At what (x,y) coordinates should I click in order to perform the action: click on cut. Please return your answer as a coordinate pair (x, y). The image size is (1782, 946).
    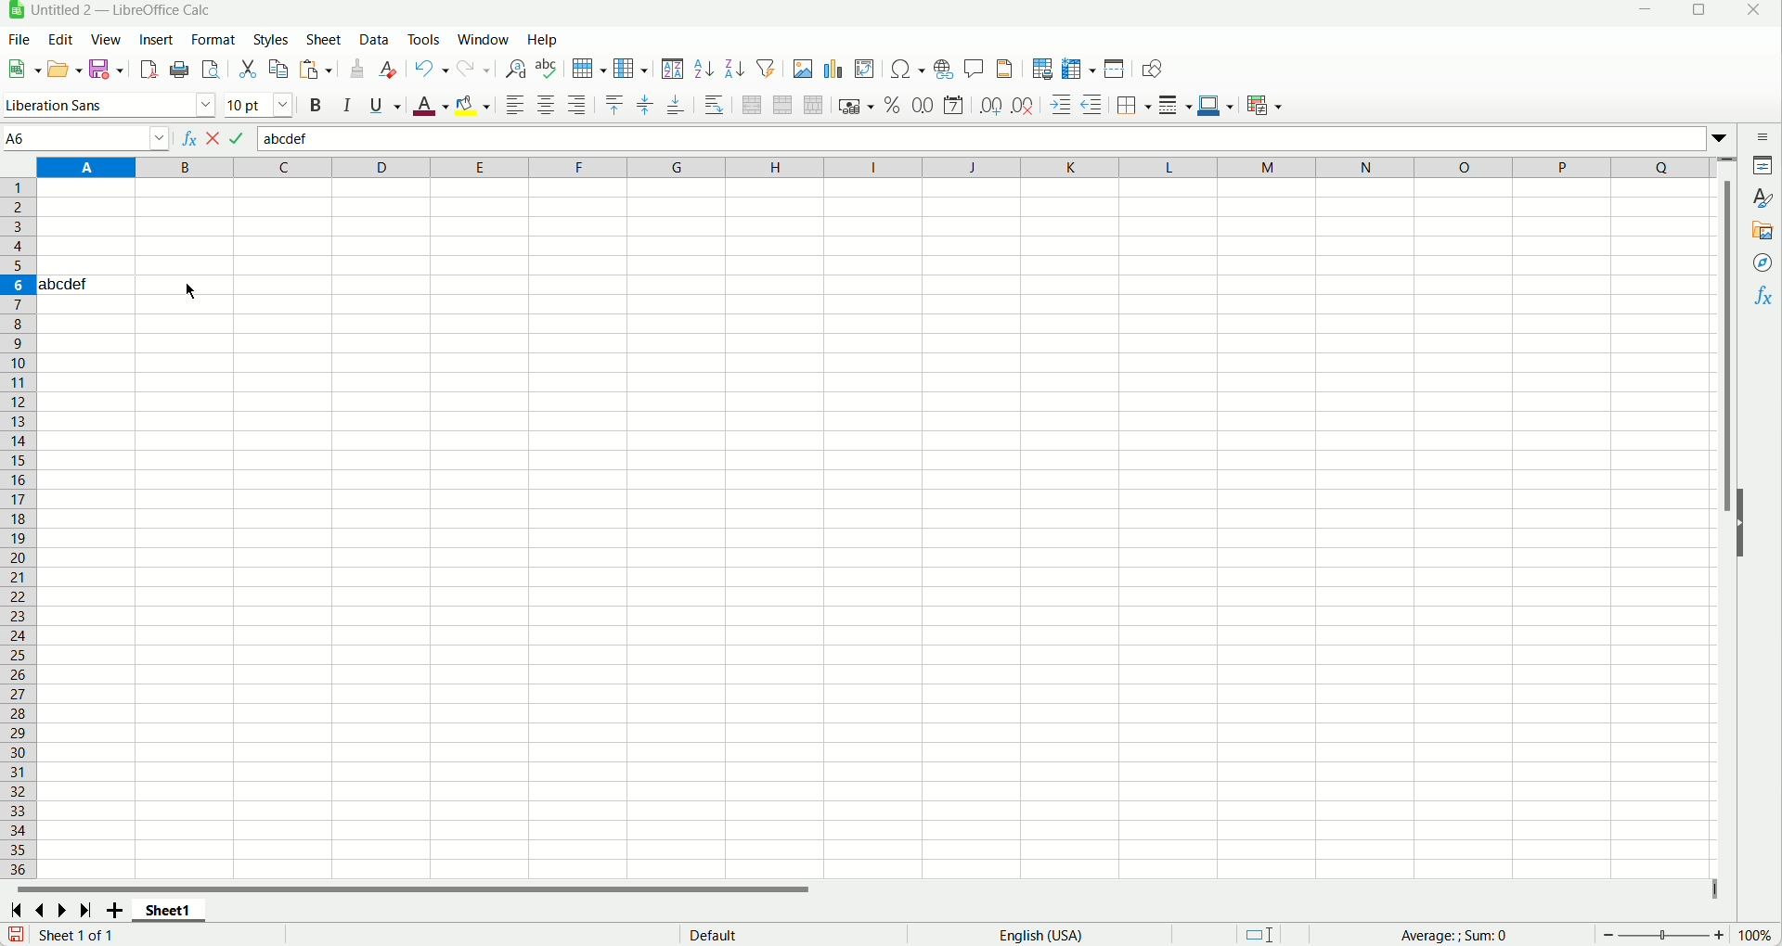
    Looking at the image, I should click on (247, 70).